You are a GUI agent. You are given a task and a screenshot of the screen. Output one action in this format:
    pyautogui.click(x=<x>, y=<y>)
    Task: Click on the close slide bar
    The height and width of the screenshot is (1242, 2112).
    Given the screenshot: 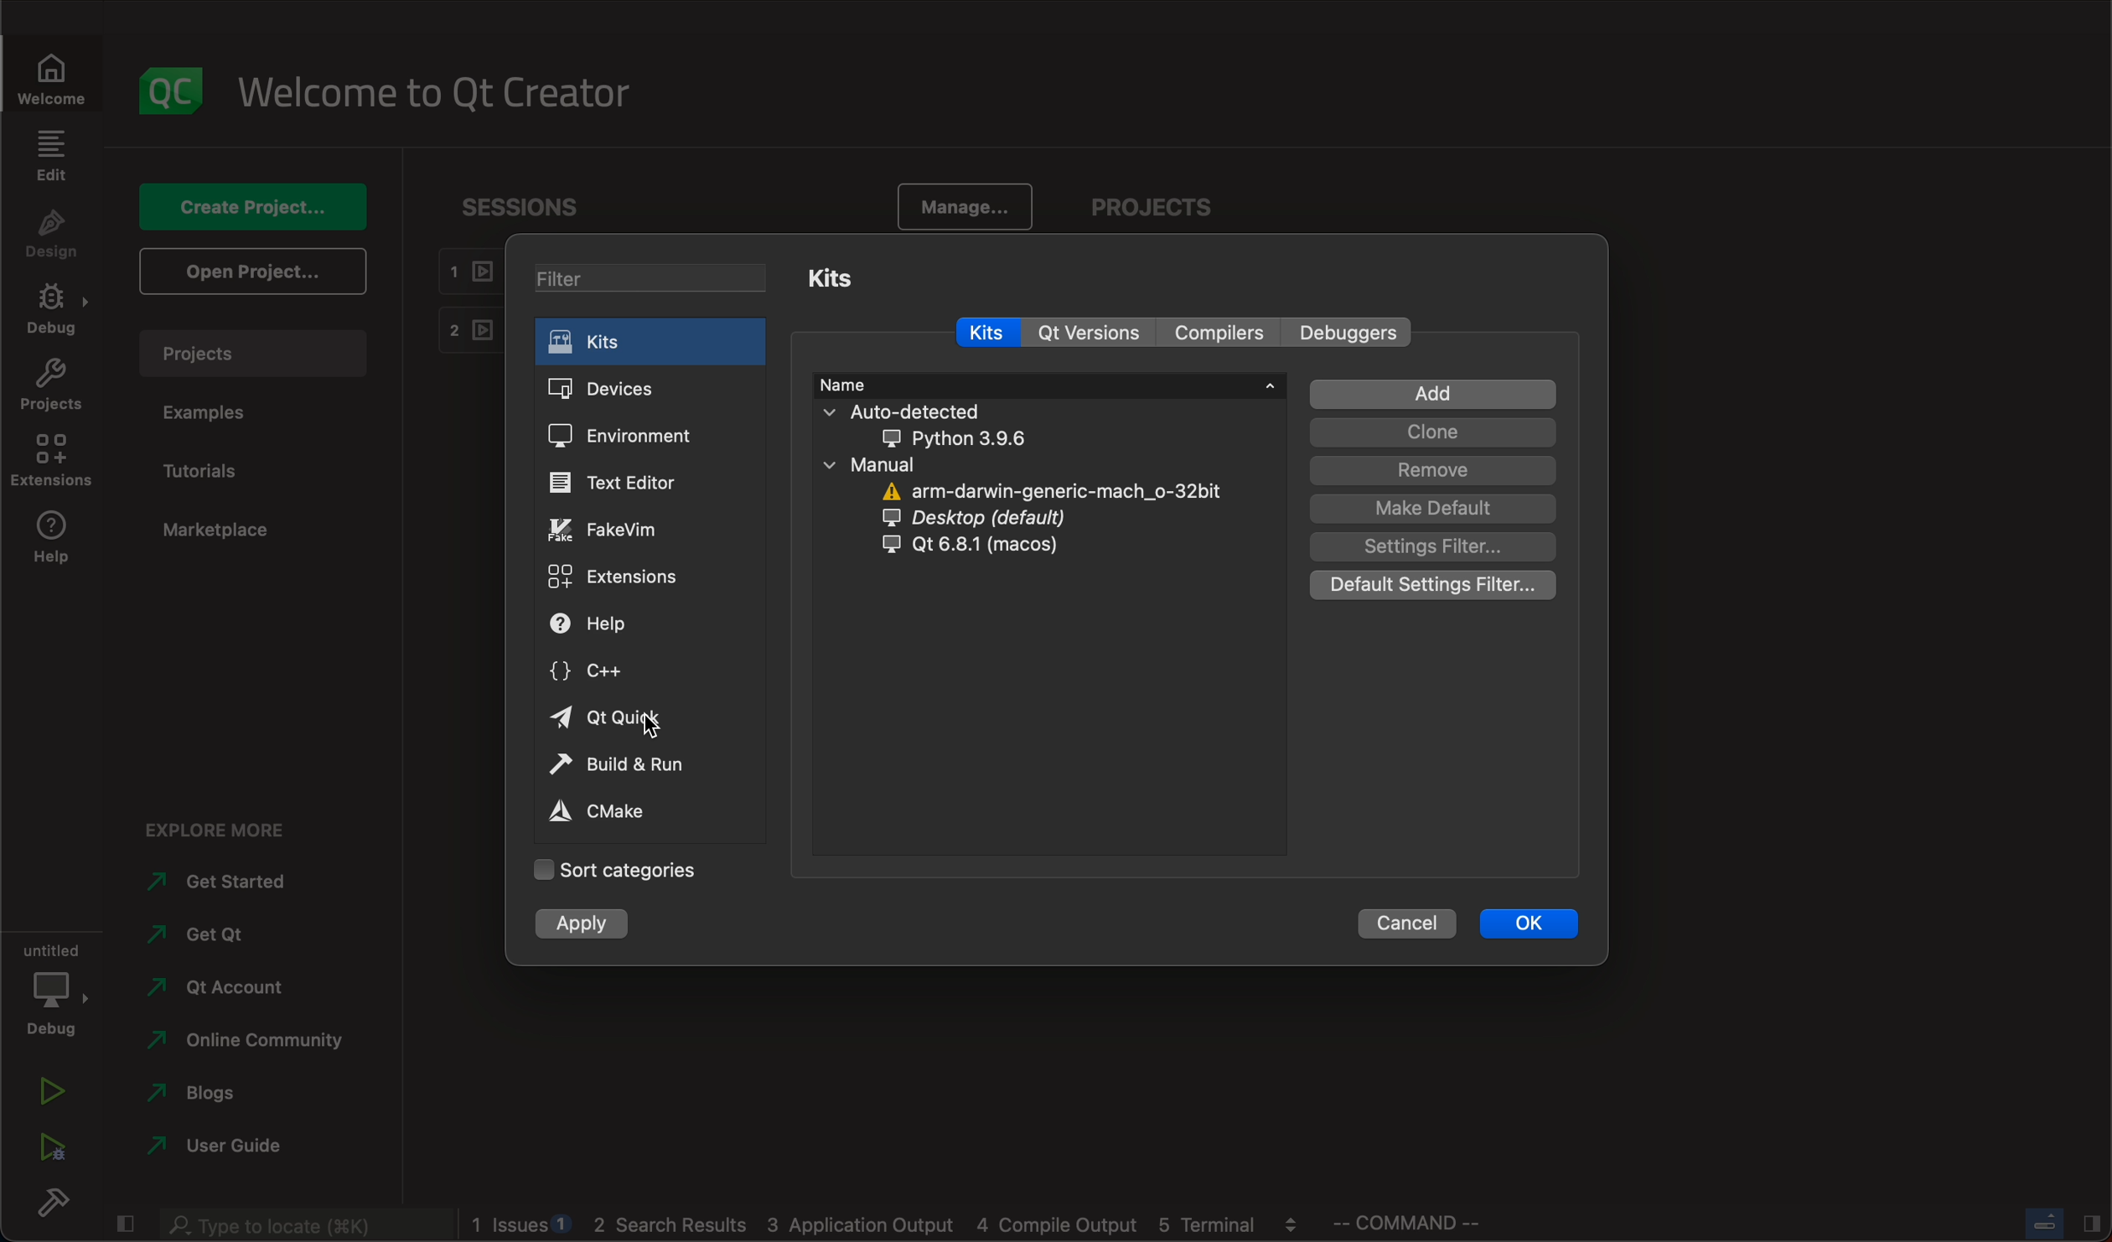 What is the action you would take?
    pyautogui.click(x=125, y=1222)
    